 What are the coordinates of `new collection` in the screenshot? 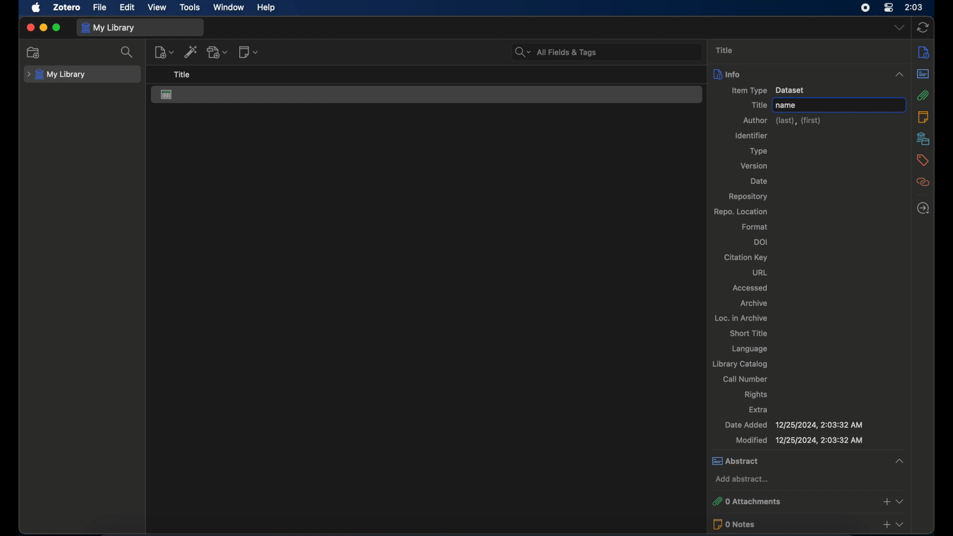 It's located at (34, 53).